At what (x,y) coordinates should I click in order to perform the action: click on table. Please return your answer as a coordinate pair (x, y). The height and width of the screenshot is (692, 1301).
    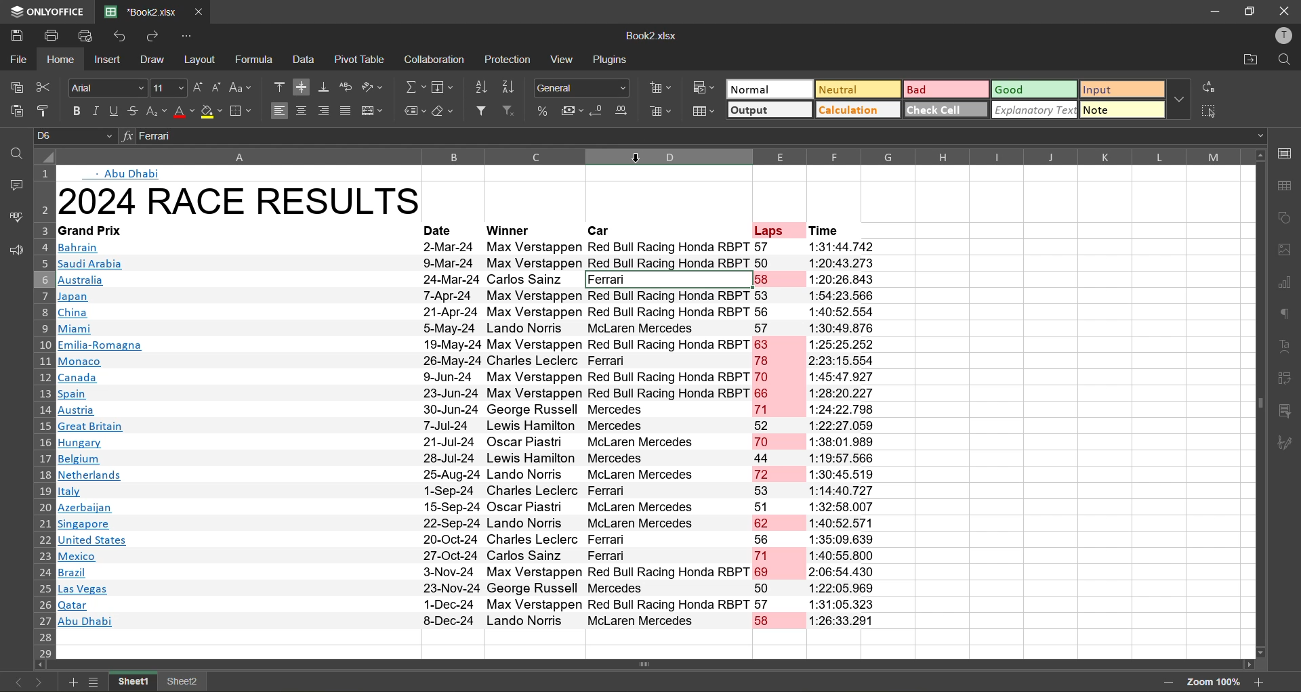
    Looking at the image, I should click on (1289, 186).